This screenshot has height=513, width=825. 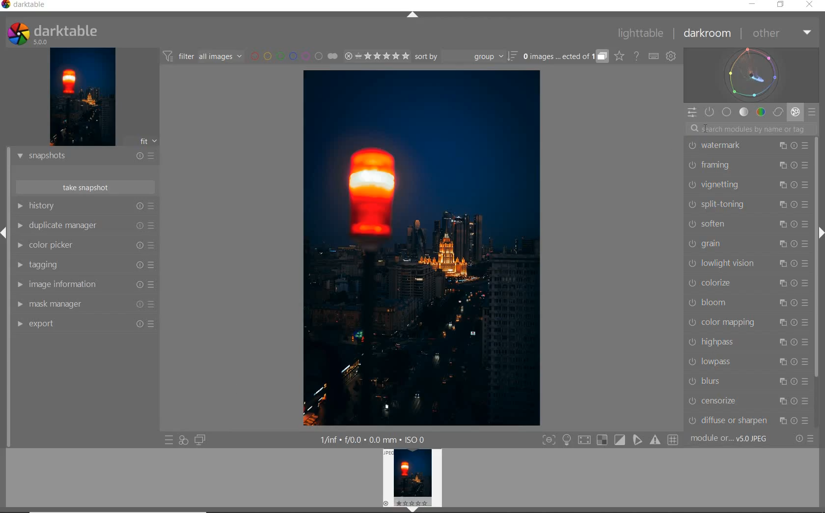 I want to click on SHOW ONLY ACTIVE MODULES, so click(x=710, y=112).